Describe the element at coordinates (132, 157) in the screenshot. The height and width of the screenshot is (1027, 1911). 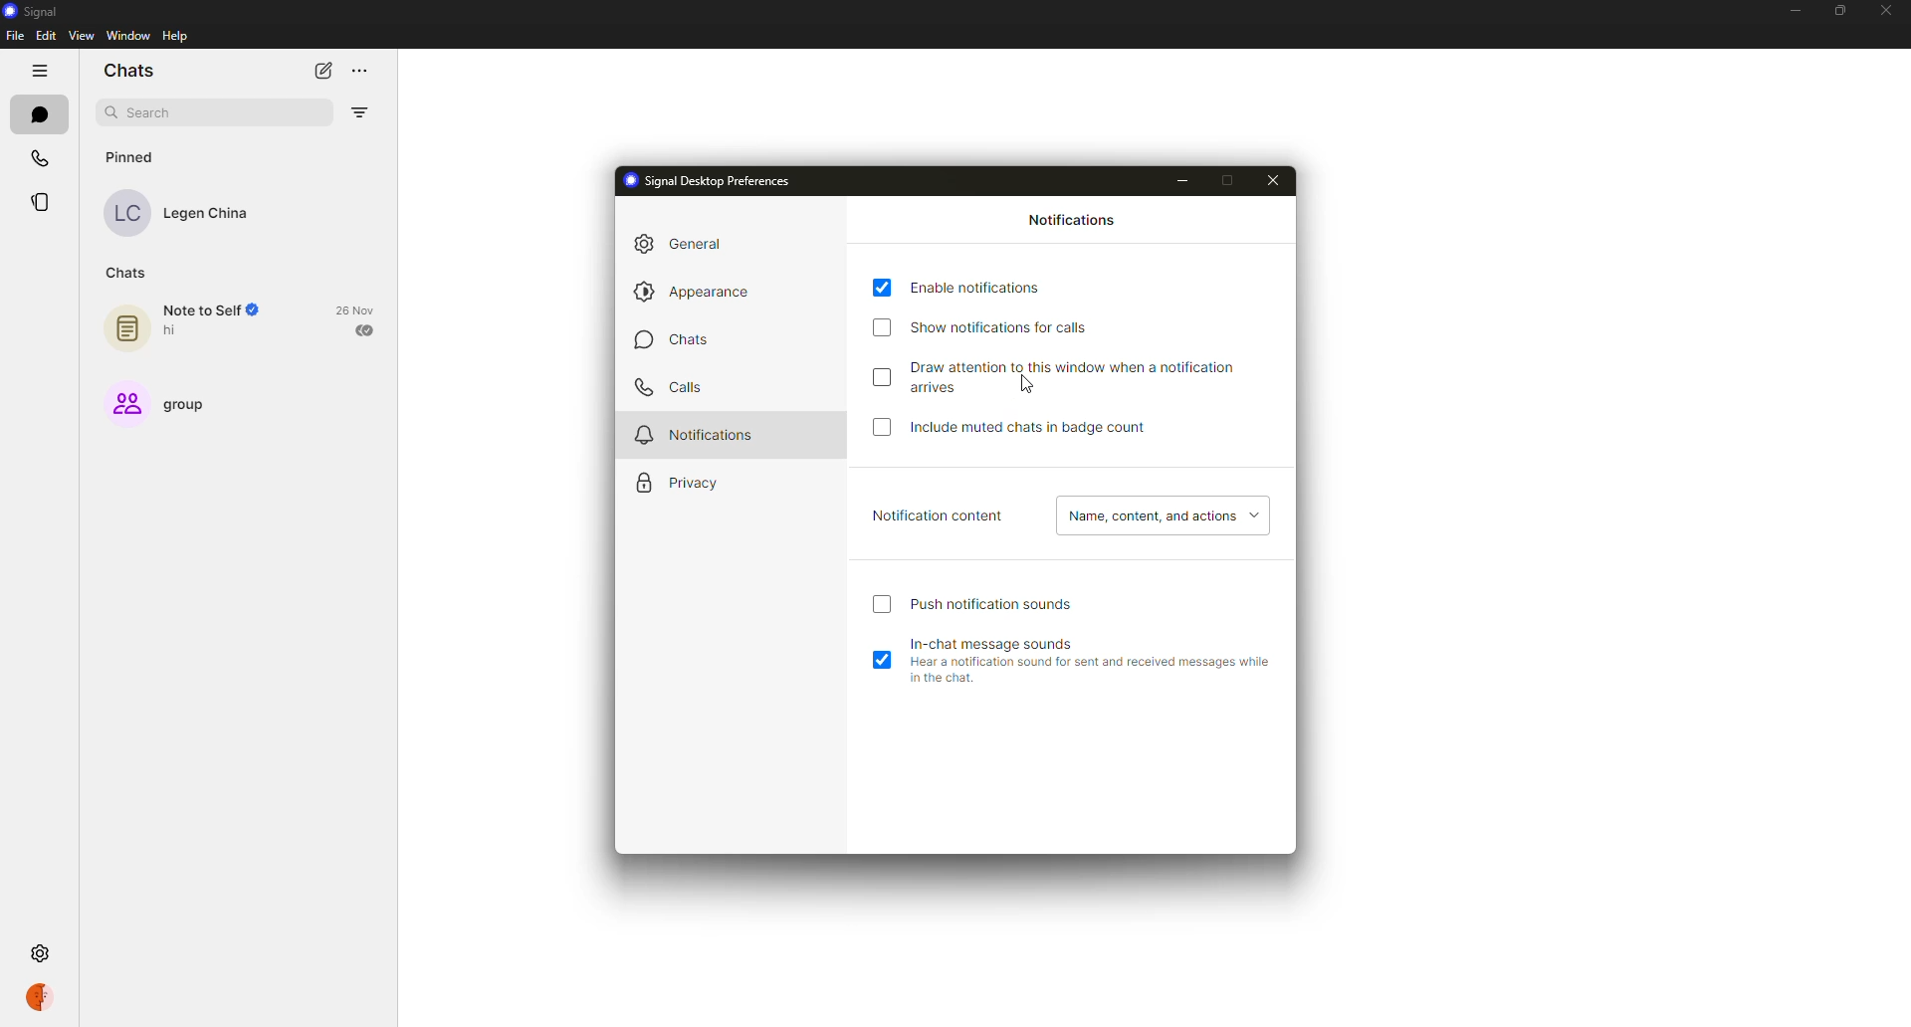
I see `pinned` at that location.